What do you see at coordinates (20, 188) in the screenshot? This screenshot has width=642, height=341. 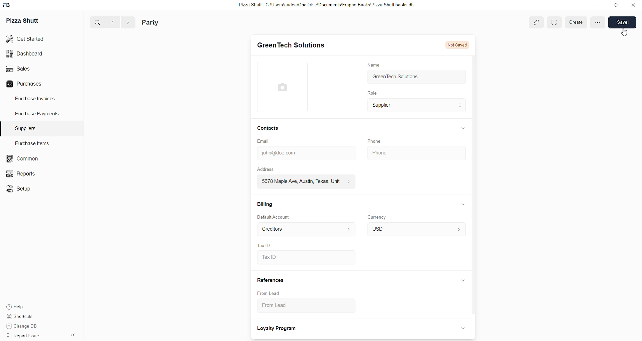 I see `Setup` at bounding box center [20, 188].